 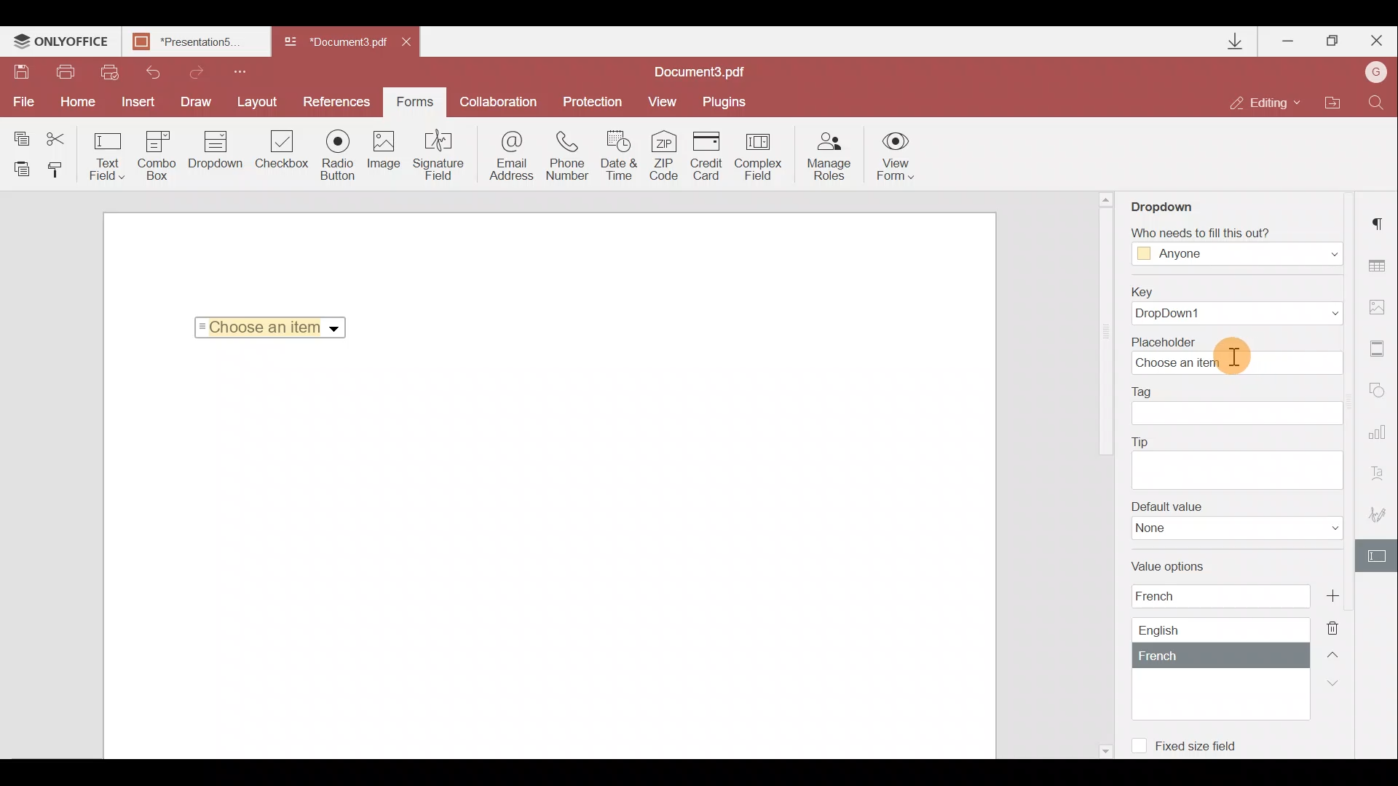 What do you see at coordinates (1236, 41) in the screenshot?
I see `Downloads` at bounding box center [1236, 41].